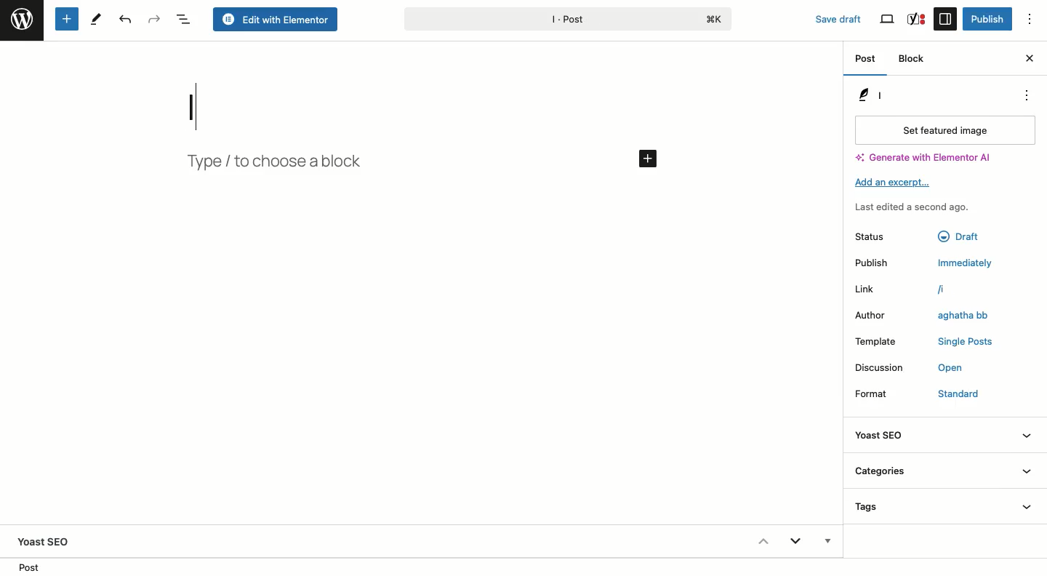  What do you see at coordinates (795, 543) in the screenshot?
I see `Expand` at bounding box center [795, 543].